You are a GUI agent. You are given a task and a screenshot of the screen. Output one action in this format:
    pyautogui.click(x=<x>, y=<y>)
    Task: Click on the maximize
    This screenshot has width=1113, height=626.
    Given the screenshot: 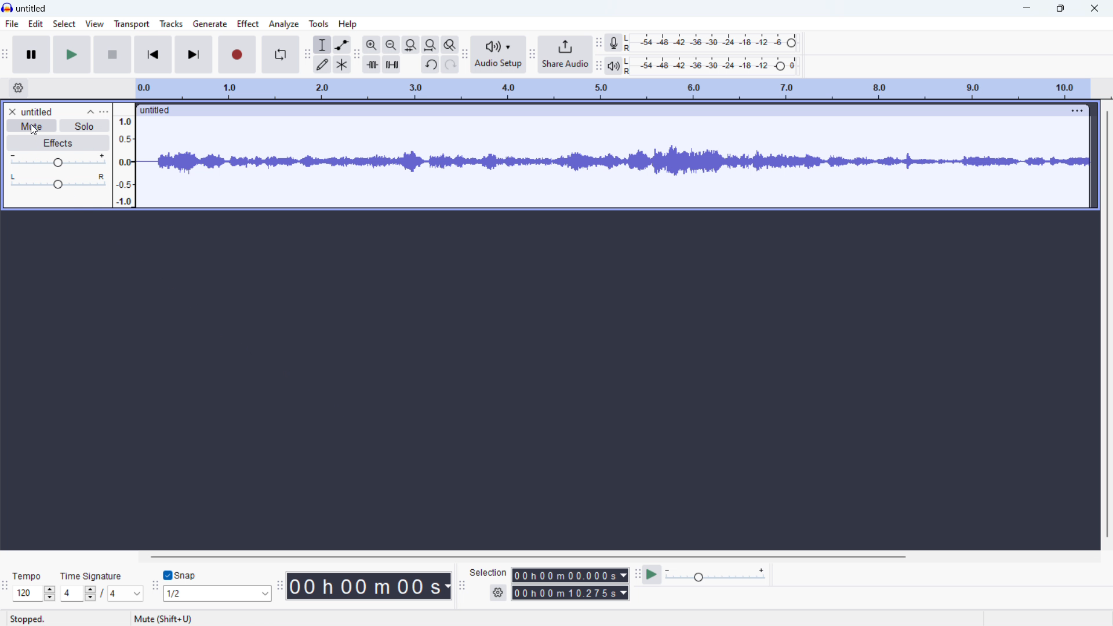 What is the action you would take?
    pyautogui.click(x=1060, y=9)
    